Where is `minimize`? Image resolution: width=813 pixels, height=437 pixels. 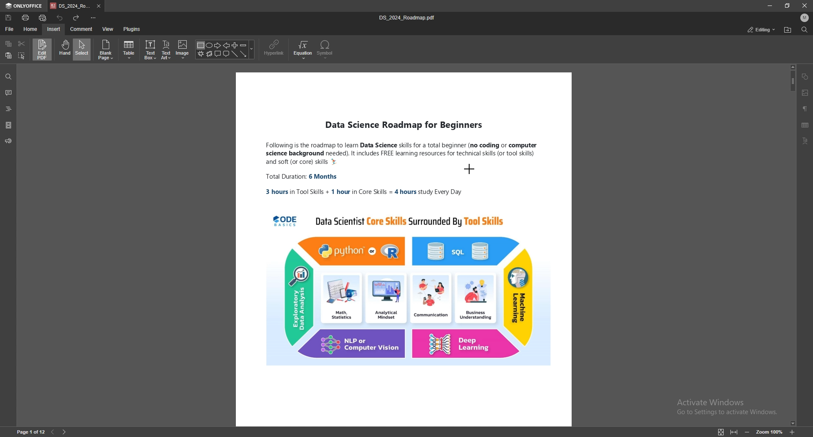 minimize is located at coordinates (769, 6).